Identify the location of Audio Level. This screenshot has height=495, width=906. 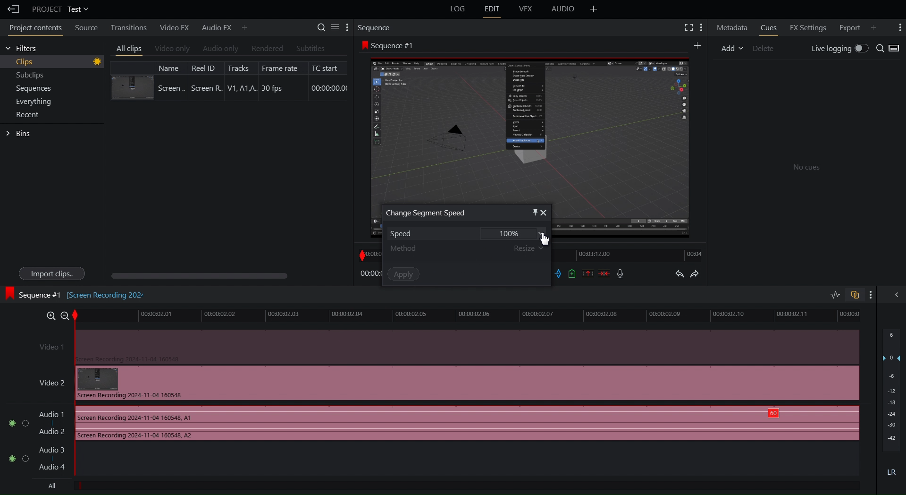
(892, 405).